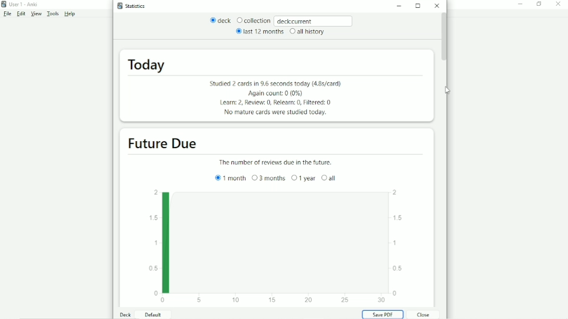  Describe the element at coordinates (21, 14) in the screenshot. I see `Edit` at that location.